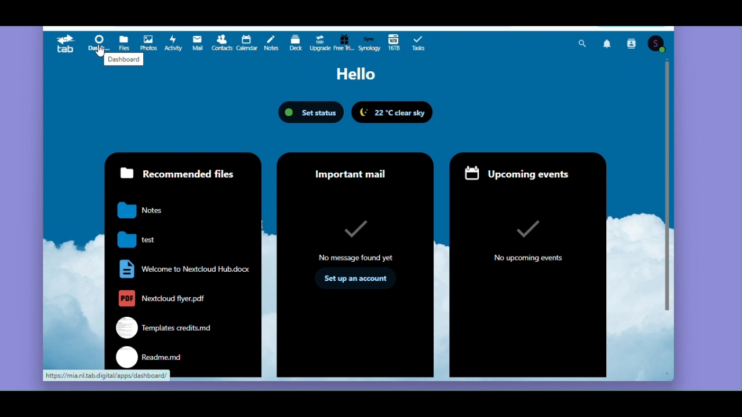  What do you see at coordinates (608, 42) in the screenshot?
I see `Notifications` at bounding box center [608, 42].